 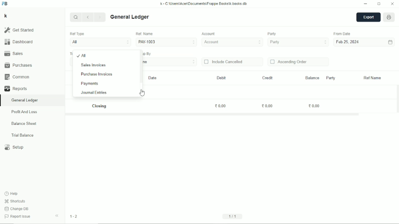 What do you see at coordinates (330, 78) in the screenshot?
I see `Party` at bounding box center [330, 78].